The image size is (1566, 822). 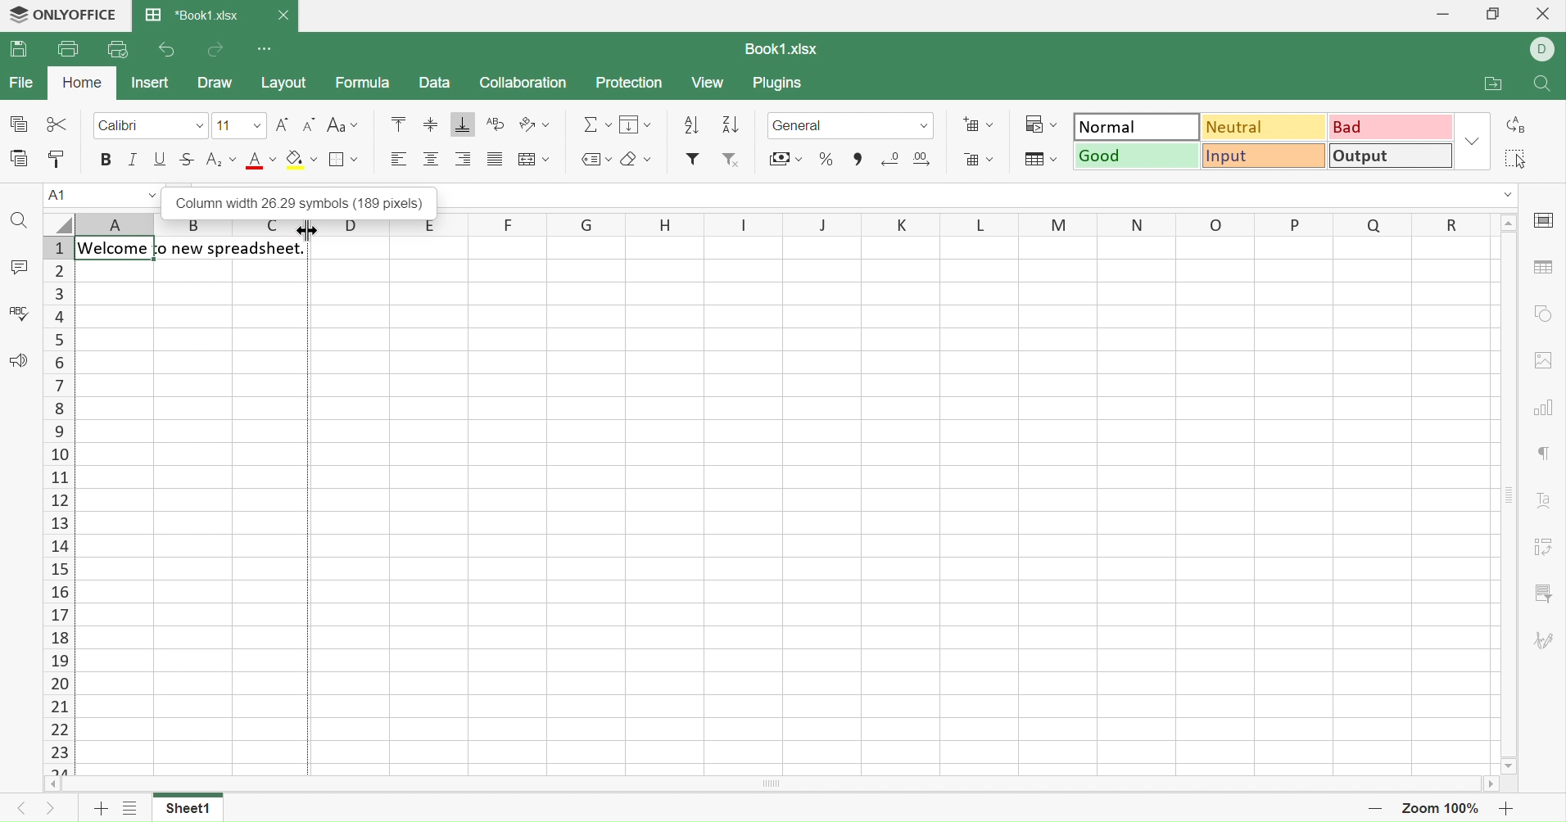 I want to click on Close, so click(x=285, y=13).